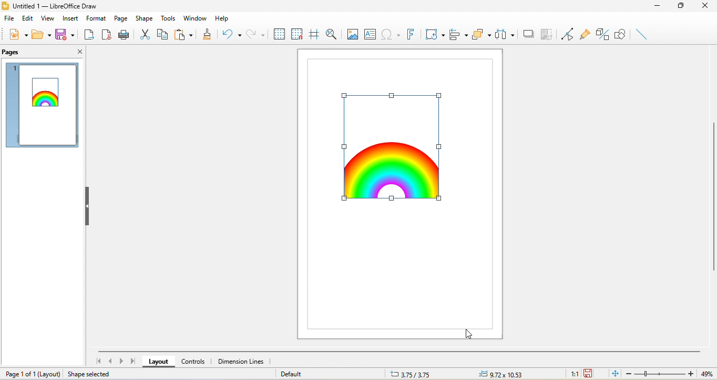 This screenshot has width=717, height=380. Describe the element at coordinates (232, 34) in the screenshot. I see `undo` at that location.